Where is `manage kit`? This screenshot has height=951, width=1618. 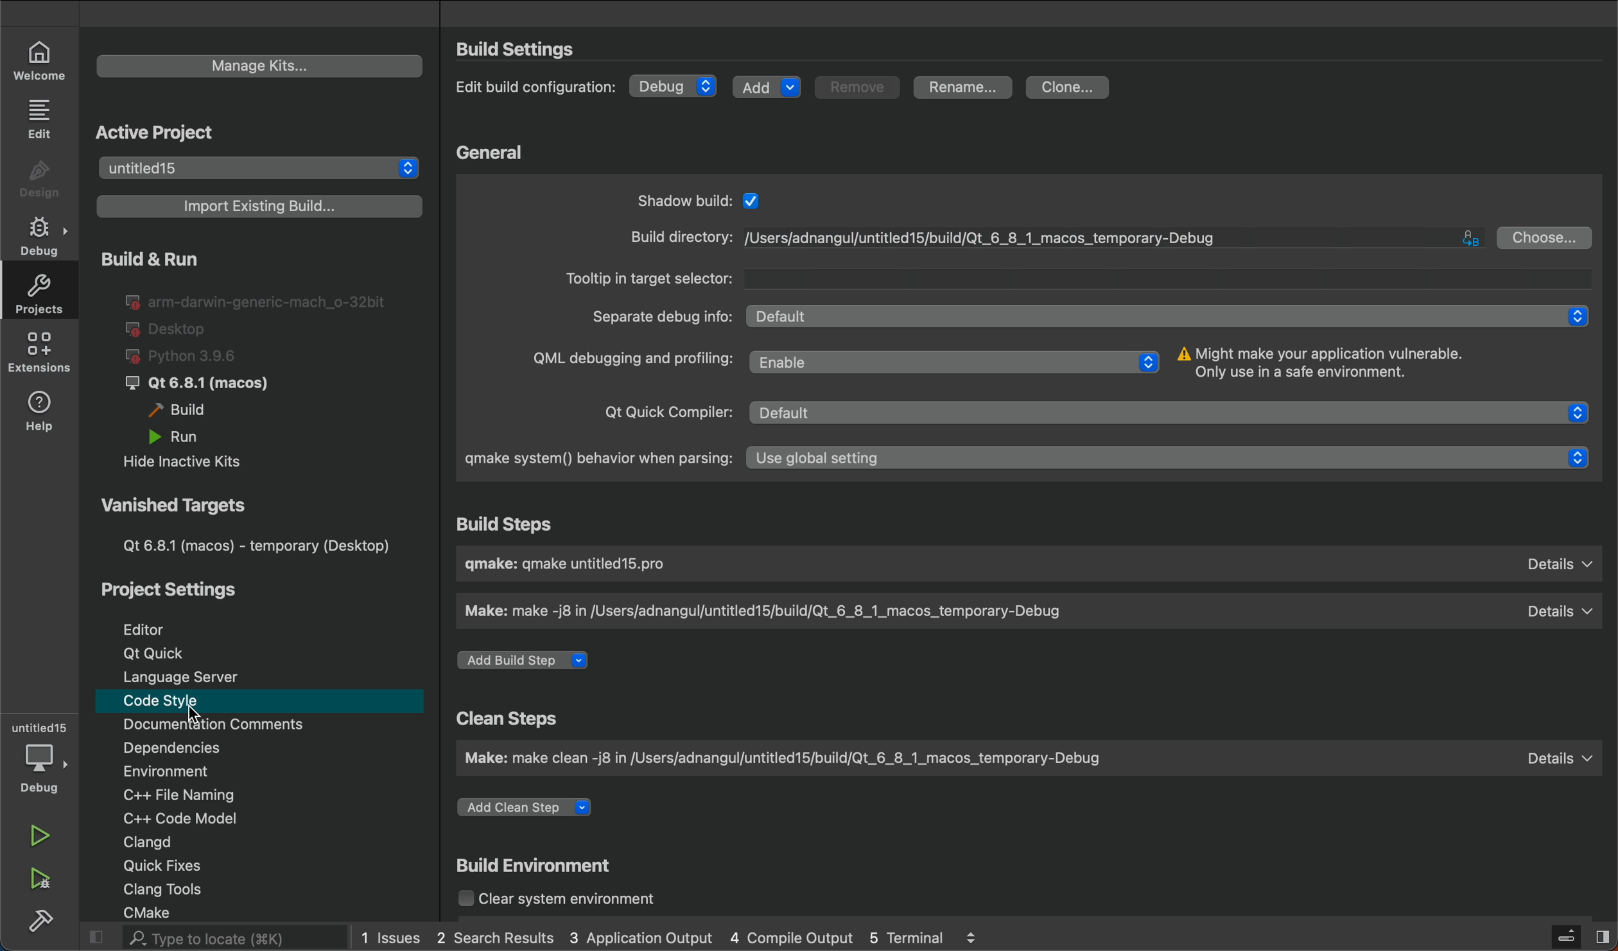
manage kit is located at coordinates (260, 65).